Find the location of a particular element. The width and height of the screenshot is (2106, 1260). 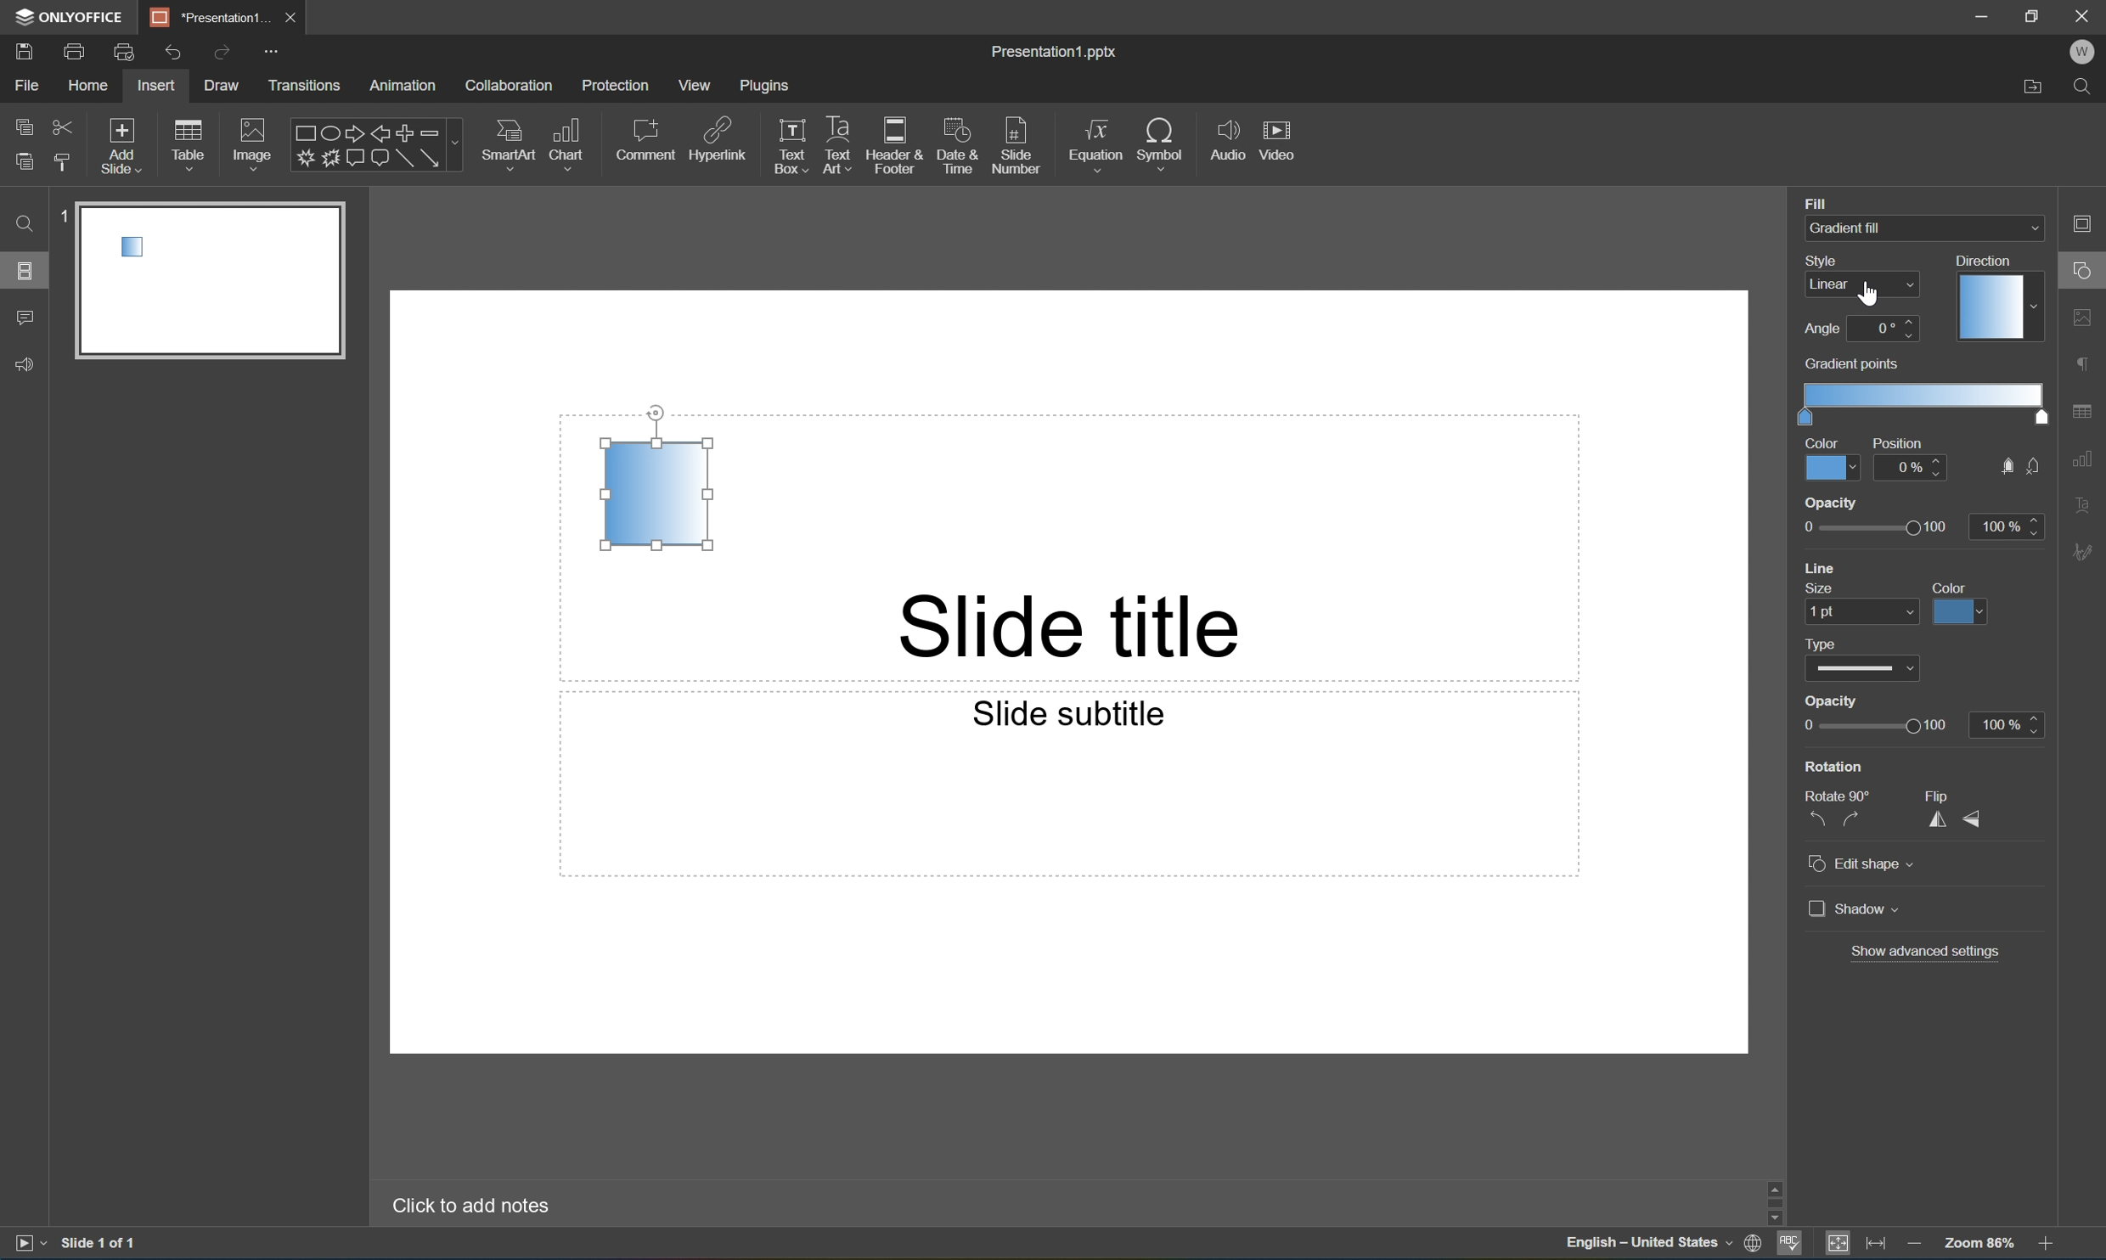

color is located at coordinates (1960, 603).